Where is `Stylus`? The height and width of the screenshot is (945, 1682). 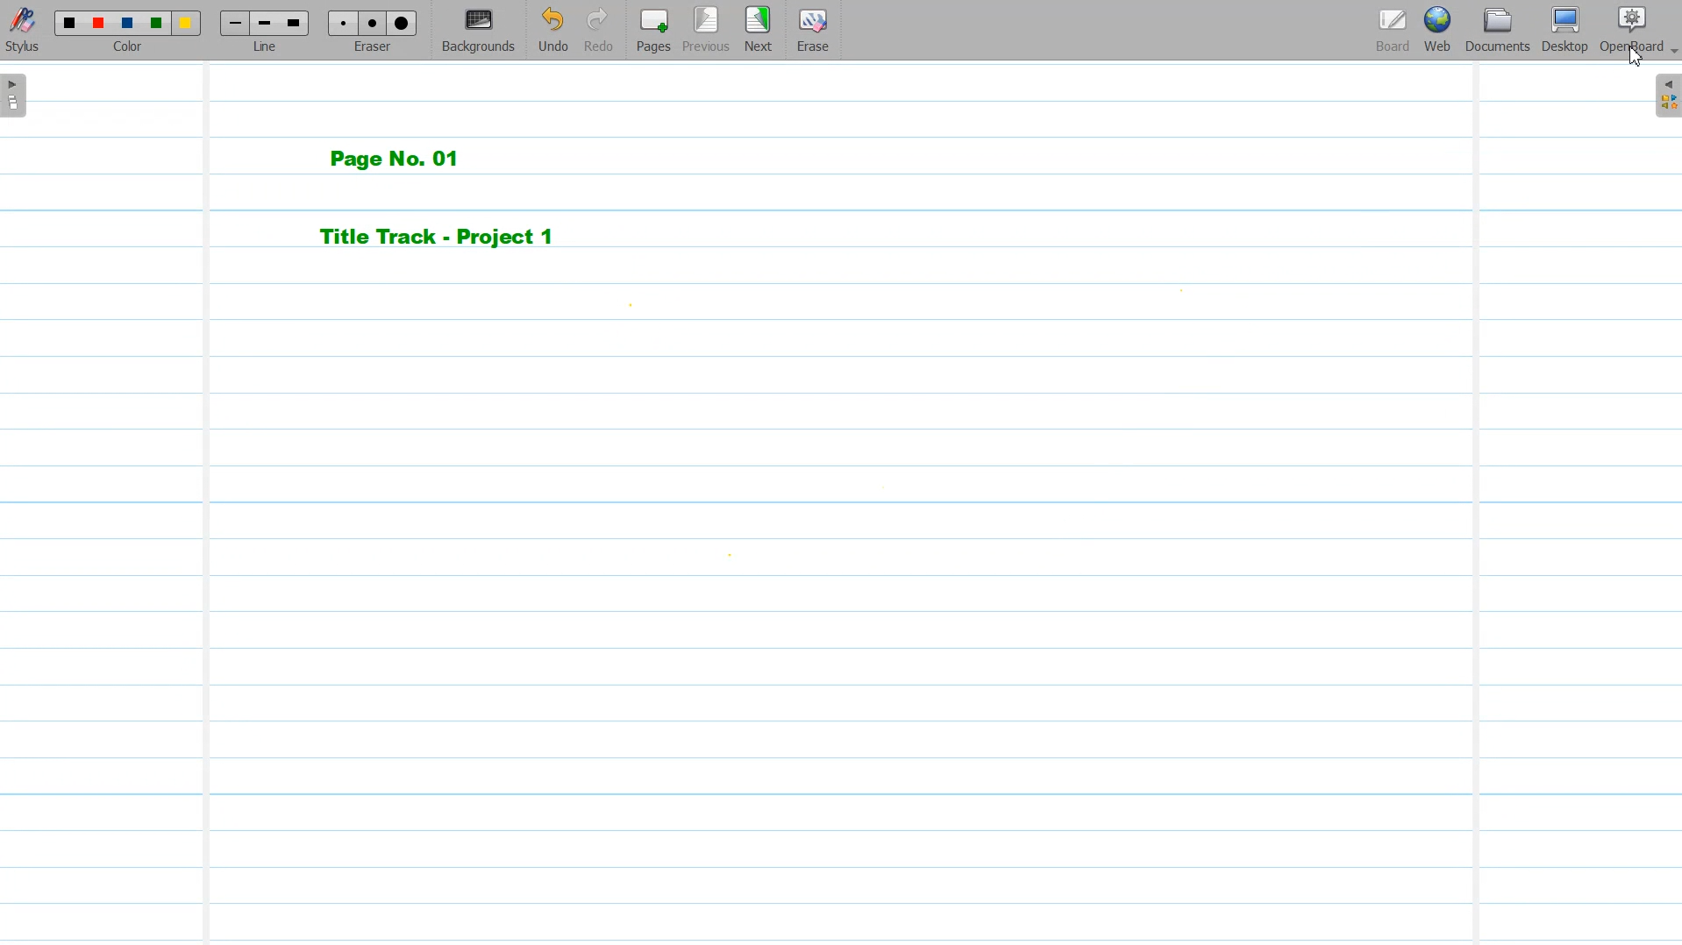
Stylus is located at coordinates (25, 31).